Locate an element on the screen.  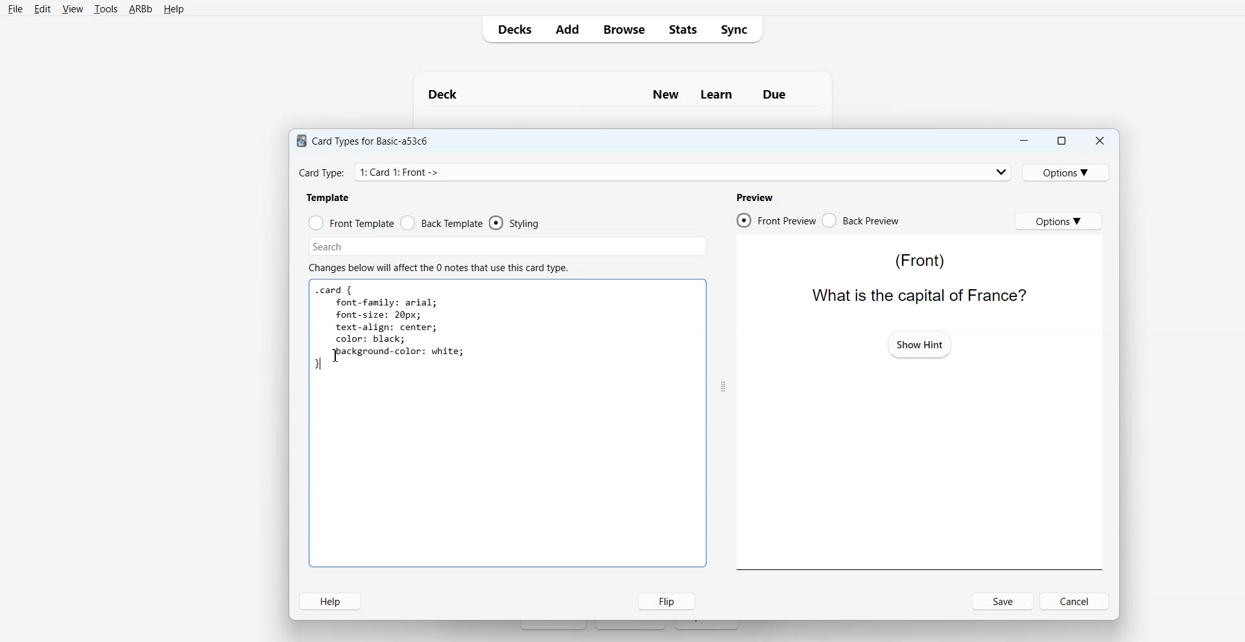
Edit is located at coordinates (43, 9).